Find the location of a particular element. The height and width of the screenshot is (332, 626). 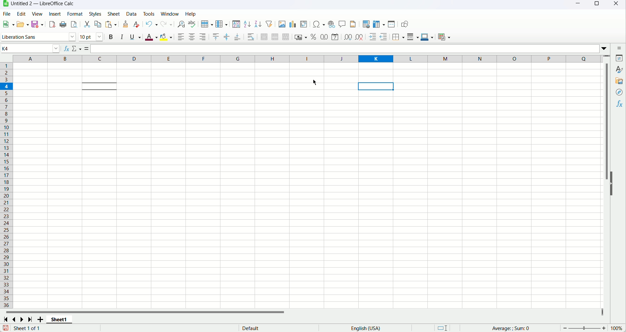

conditional is located at coordinates (445, 36).